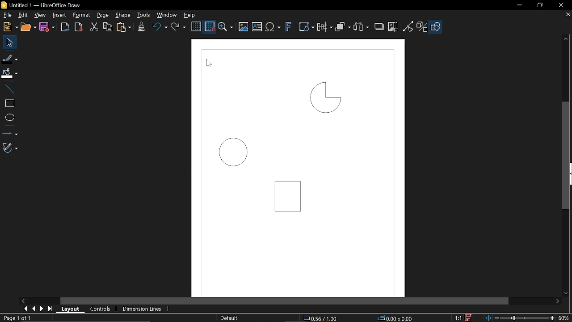 The width and height of the screenshot is (572, 322). What do you see at coordinates (143, 15) in the screenshot?
I see `Tools` at bounding box center [143, 15].